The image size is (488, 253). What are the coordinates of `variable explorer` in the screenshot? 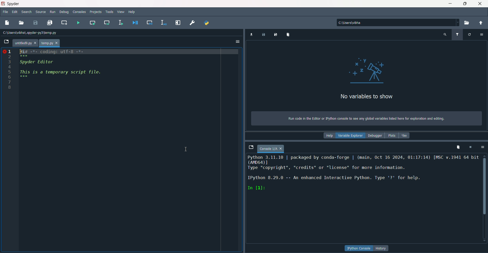 It's located at (352, 136).